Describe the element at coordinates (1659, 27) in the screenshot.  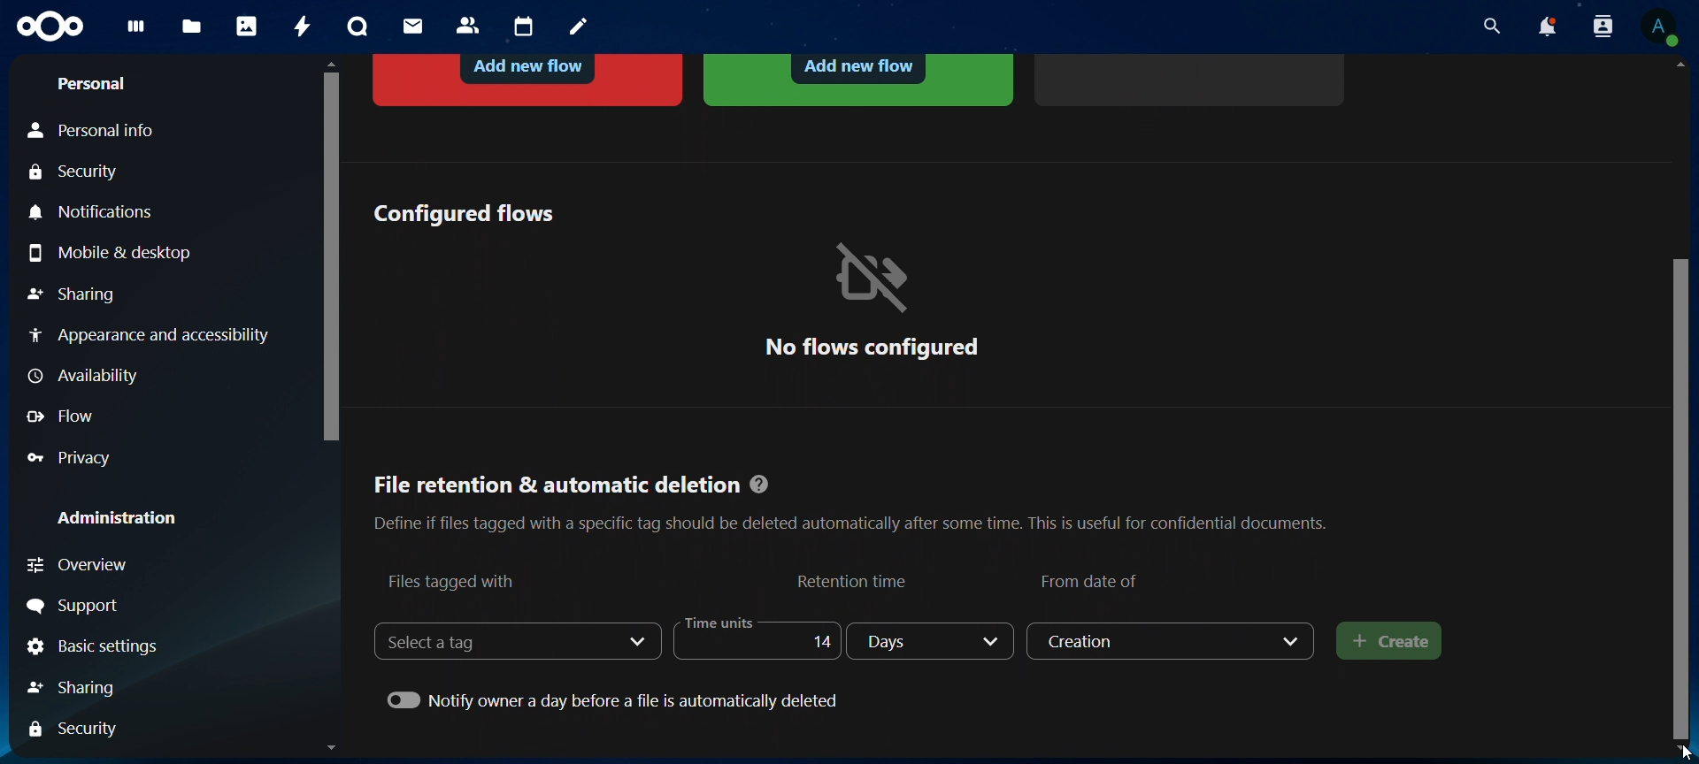
I see `view profile` at that location.